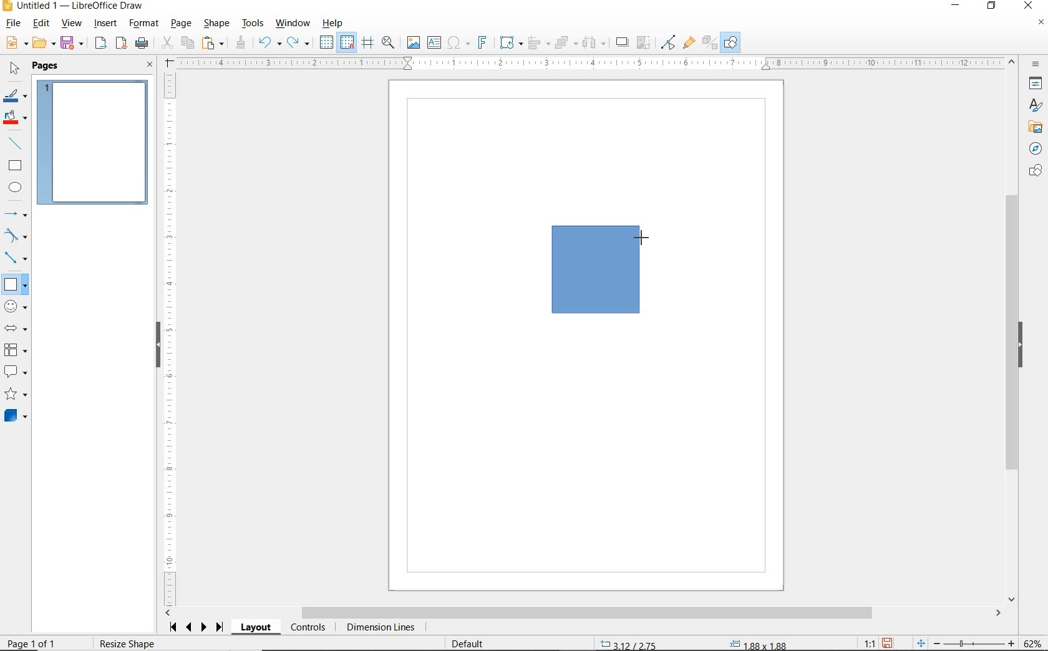 The image size is (1048, 651). Describe the element at coordinates (327, 43) in the screenshot. I see `DISPLAY GRID` at that location.